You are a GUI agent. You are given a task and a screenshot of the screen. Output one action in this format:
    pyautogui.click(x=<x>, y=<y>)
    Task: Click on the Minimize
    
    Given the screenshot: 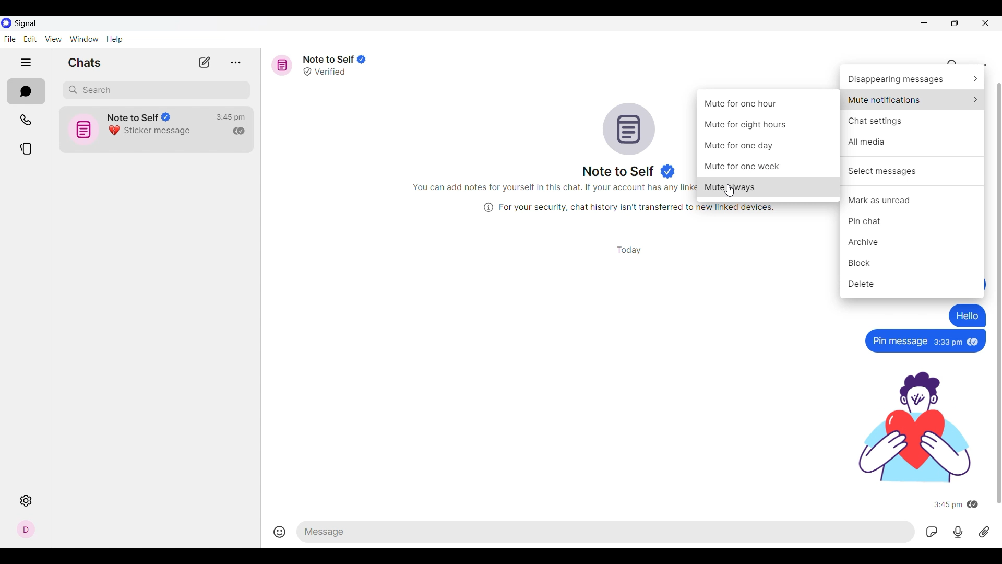 What is the action you would take?
    pyautogui.click(x=925, y=22)
    